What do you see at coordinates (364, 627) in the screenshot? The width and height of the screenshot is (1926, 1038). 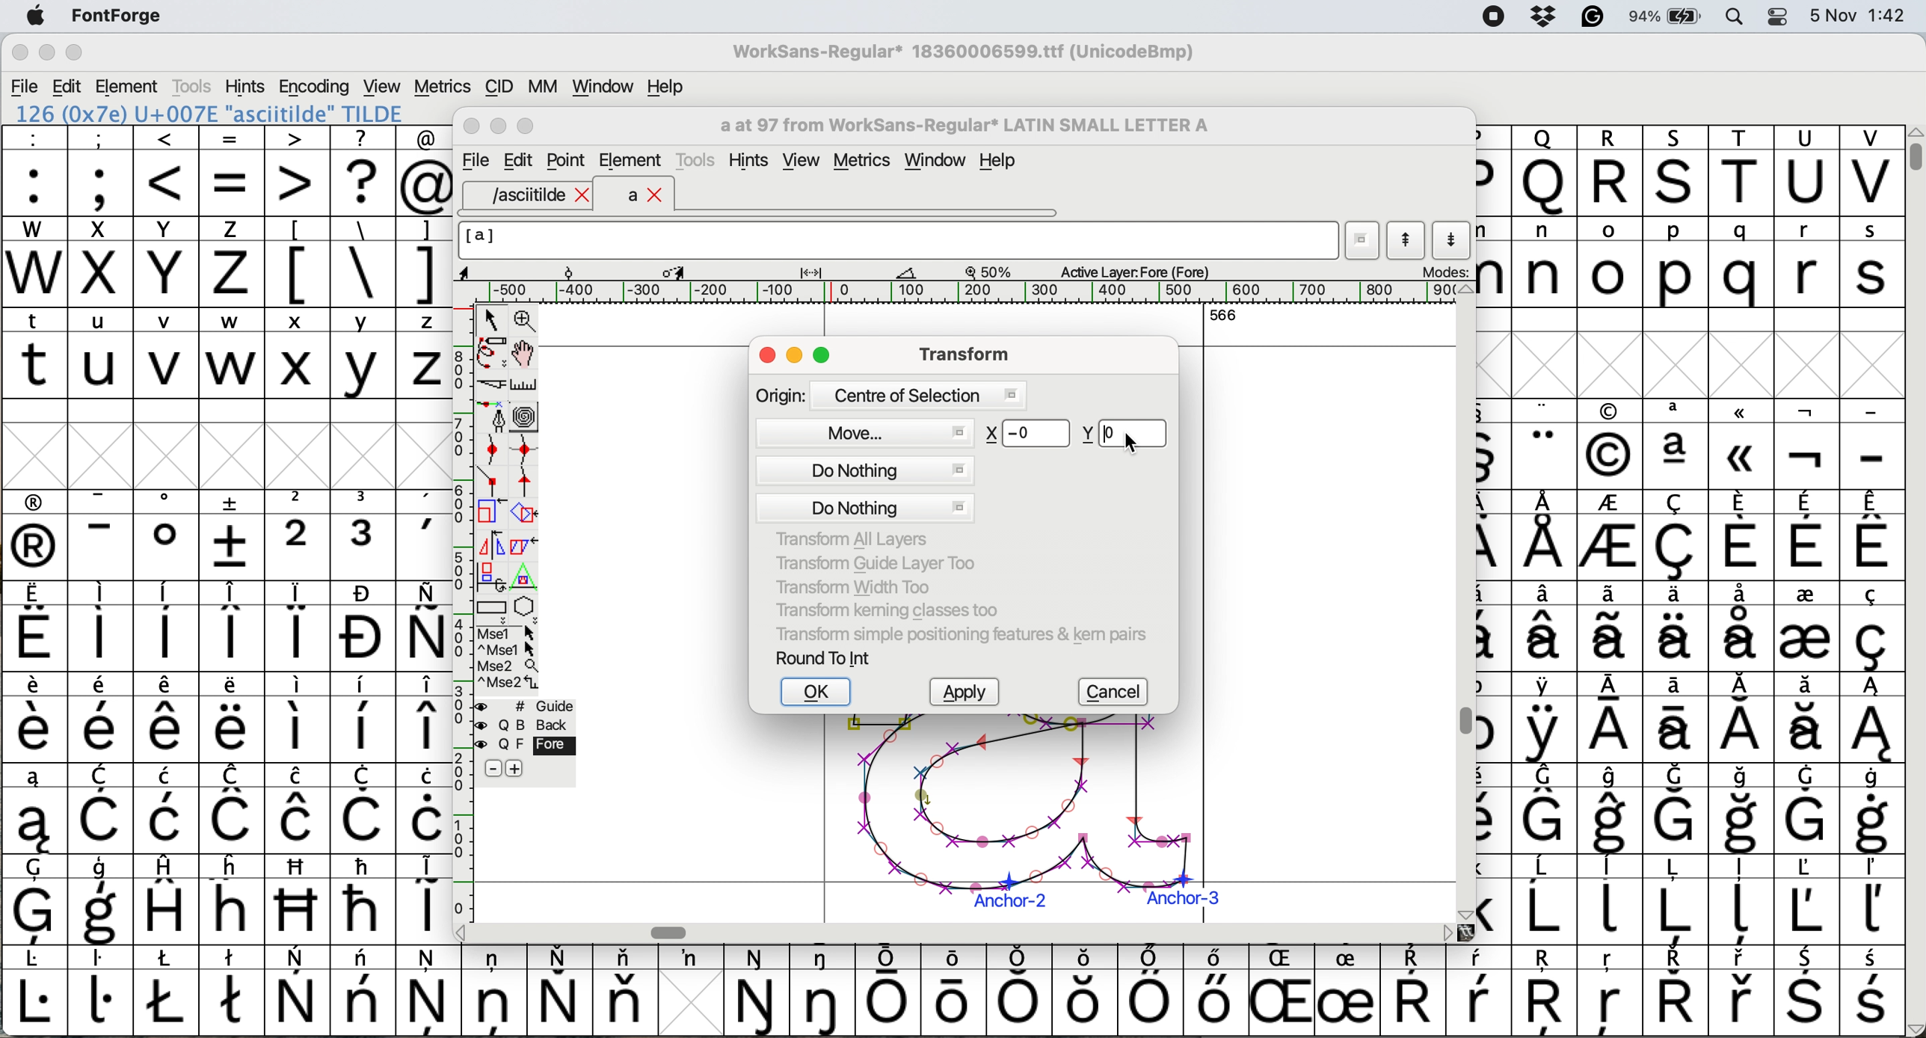 I see `symbol` at bounding box center [364, 627].